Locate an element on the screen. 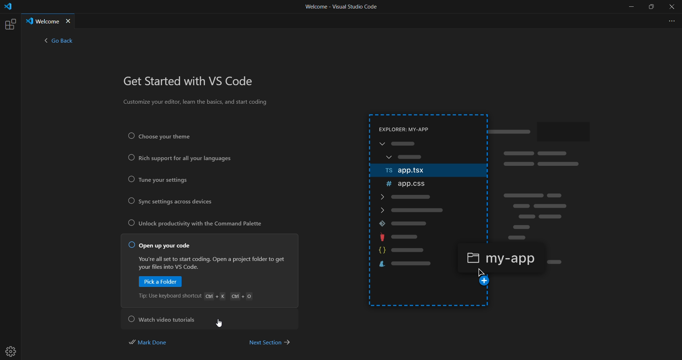 The image size is (682, 360). sample display is located at coordinates (547, 182).